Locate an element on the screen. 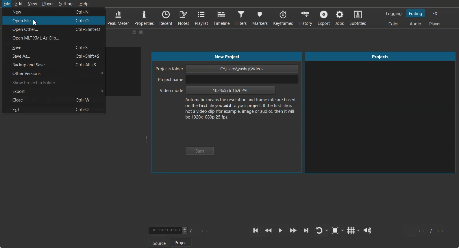 The width and height of the screenshot is (459, 248). Playlist is located at coordinates (202, 18).